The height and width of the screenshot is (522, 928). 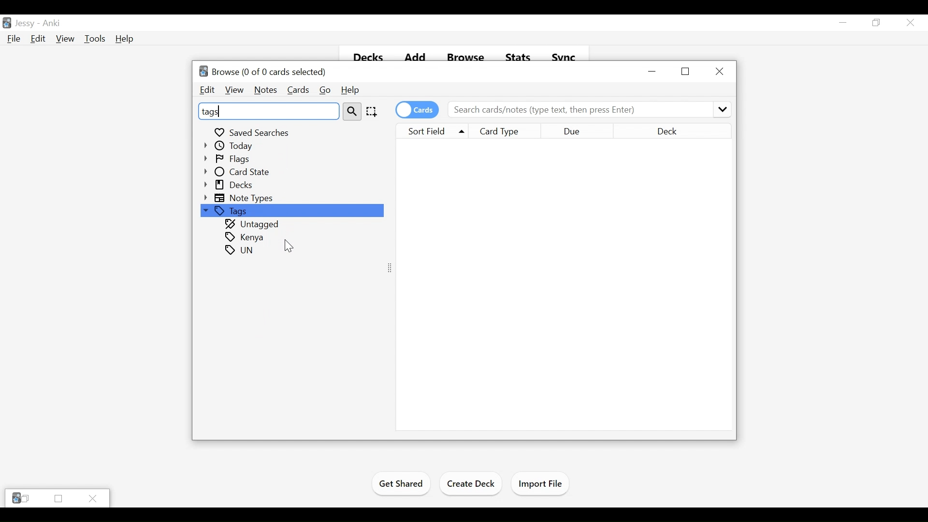 I want to click on Edit, so click(x=208, y=90).